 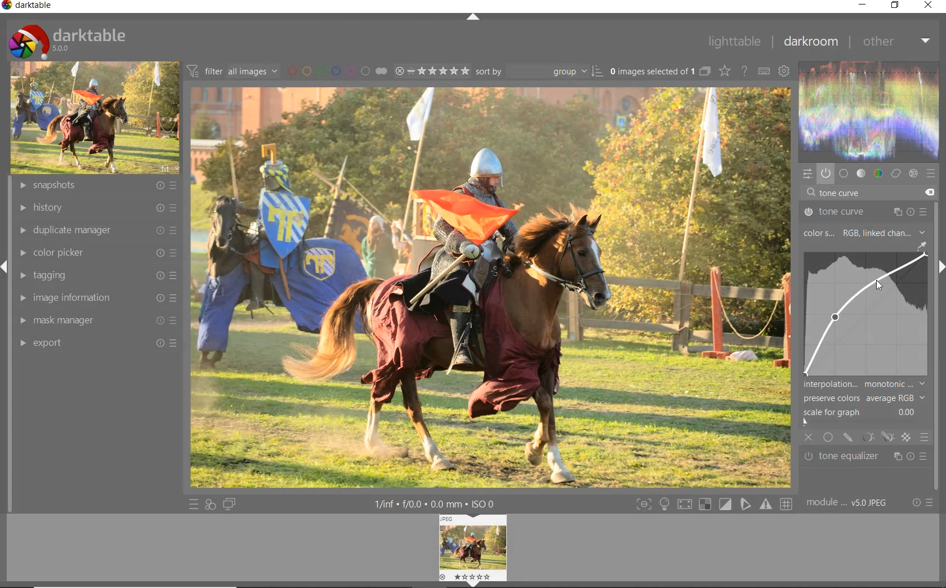 I want to click on quick access for applying any of your styles, so click(x=209, y=505).